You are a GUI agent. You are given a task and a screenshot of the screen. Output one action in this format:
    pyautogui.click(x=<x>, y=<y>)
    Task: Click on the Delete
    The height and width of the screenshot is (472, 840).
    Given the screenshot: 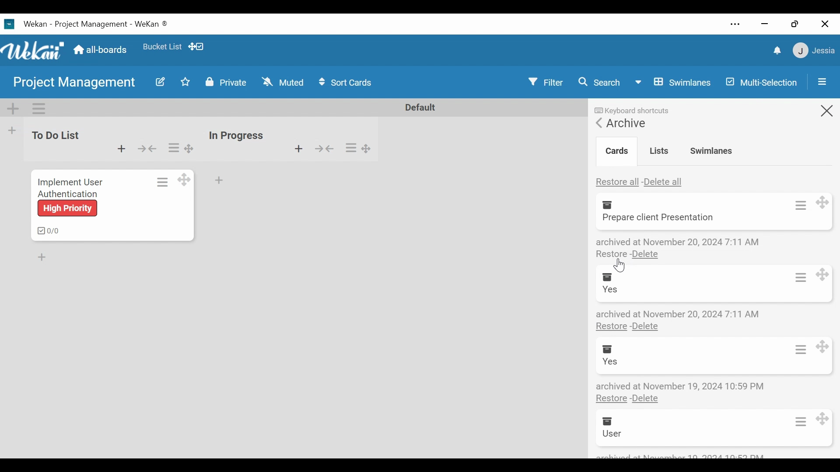 What is the action you would take?
    pyautogui.click(x=647, y=327)
    